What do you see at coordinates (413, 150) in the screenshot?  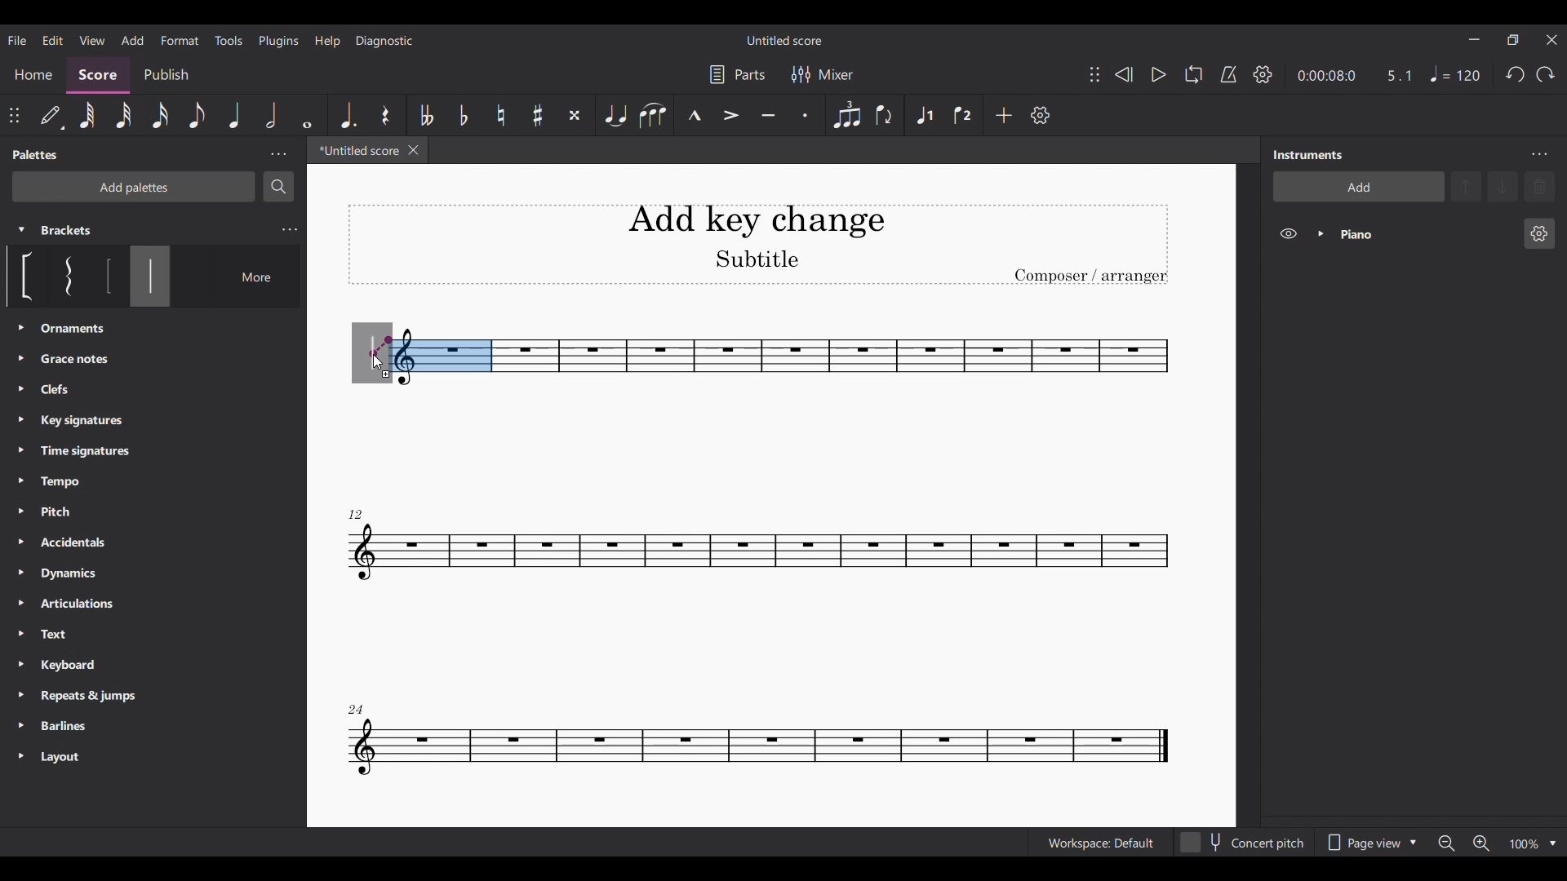 I see `Close tab` at bounding box center [413, 150].